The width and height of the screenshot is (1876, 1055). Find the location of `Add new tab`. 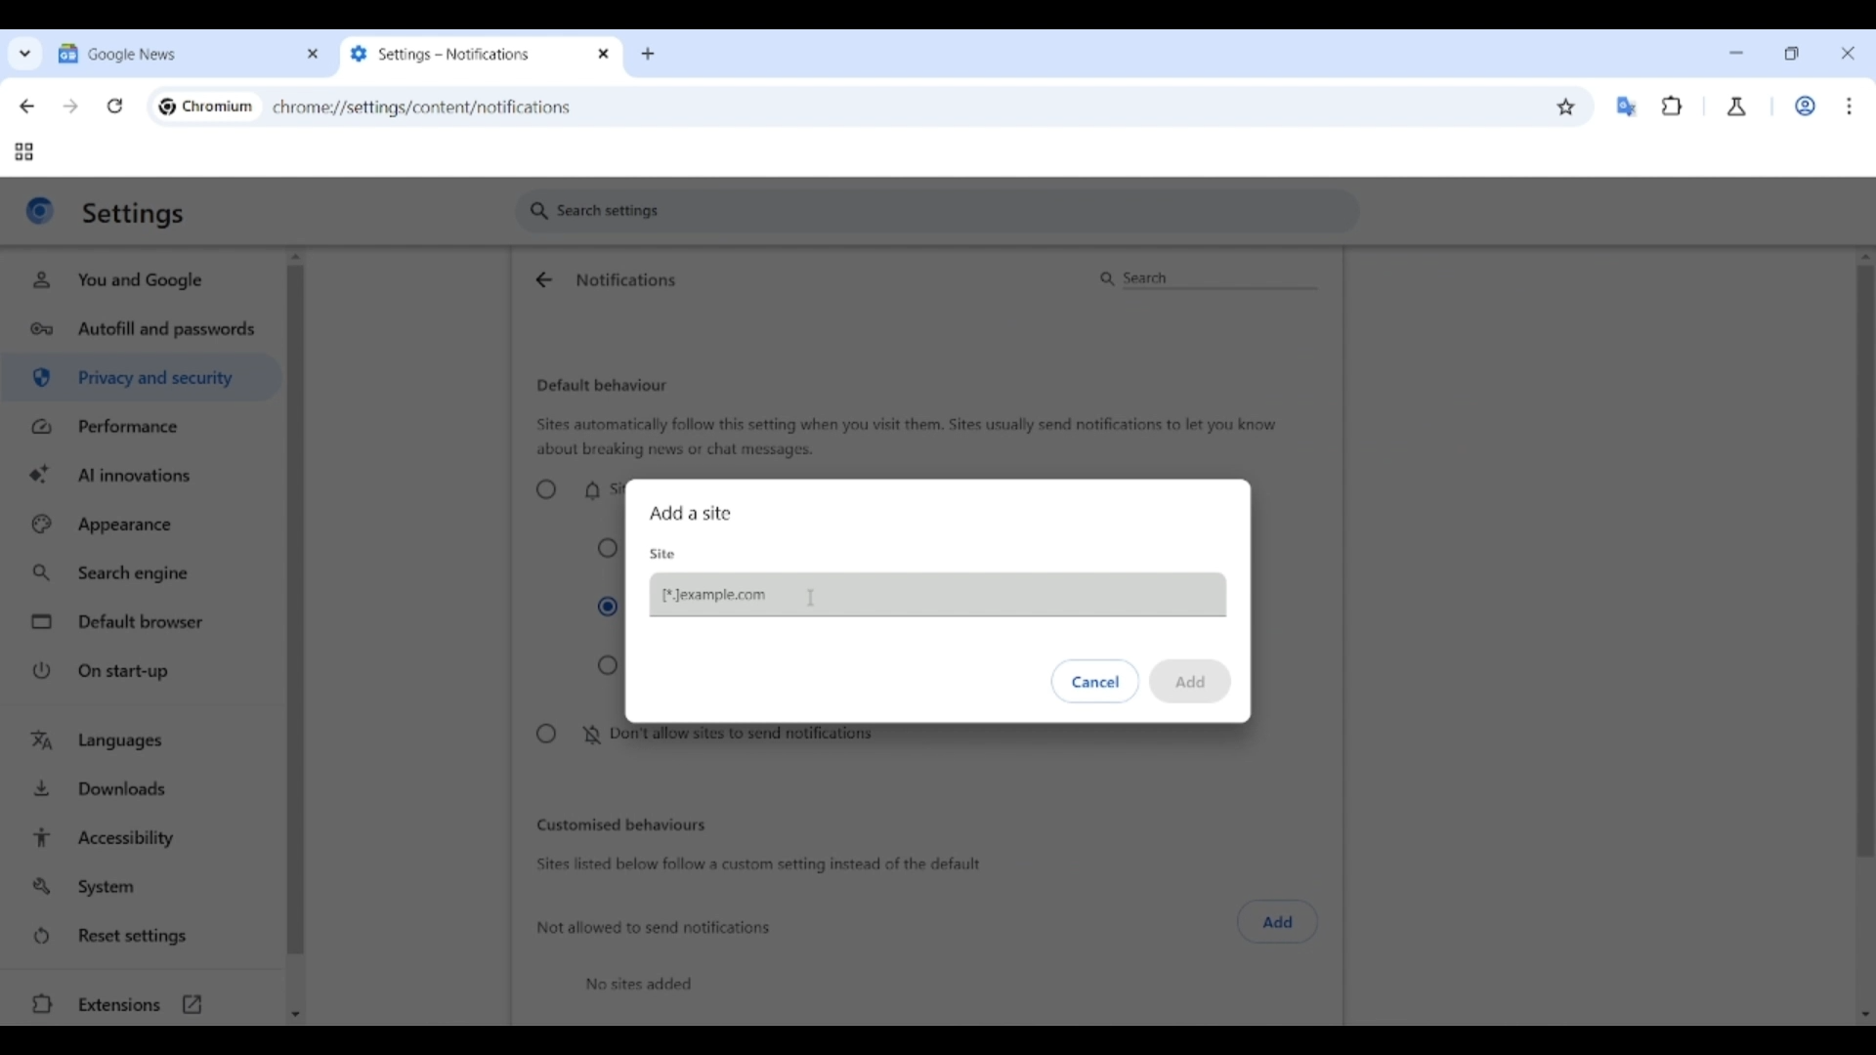

Add new tab is located at coordinates (648, 55).